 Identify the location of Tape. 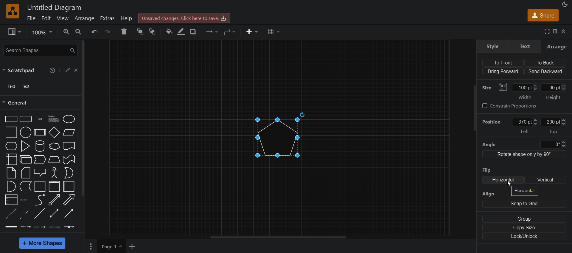
(69, 159).